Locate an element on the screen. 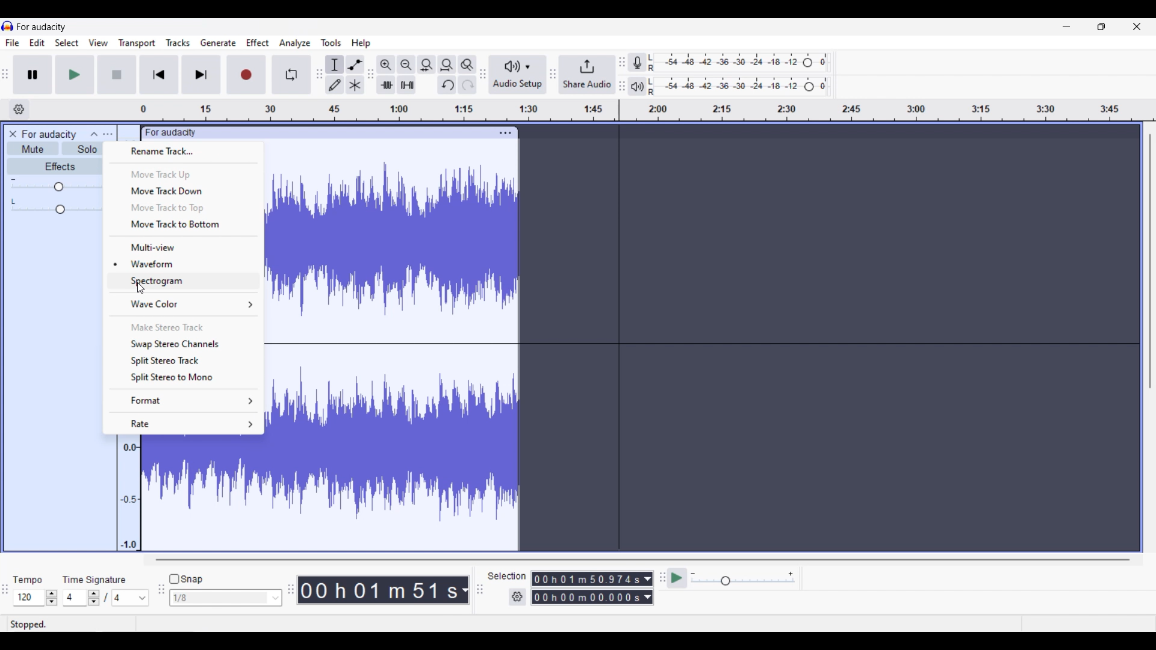  Move track to bottom is located at coordinates (184, 225).